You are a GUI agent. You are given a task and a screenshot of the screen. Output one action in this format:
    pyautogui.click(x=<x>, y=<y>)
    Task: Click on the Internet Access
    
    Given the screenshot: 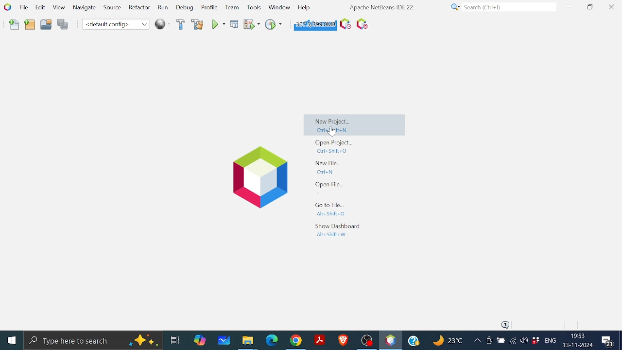 What is the action you would take?
    pyautogui.click(x=512, y=342)
    